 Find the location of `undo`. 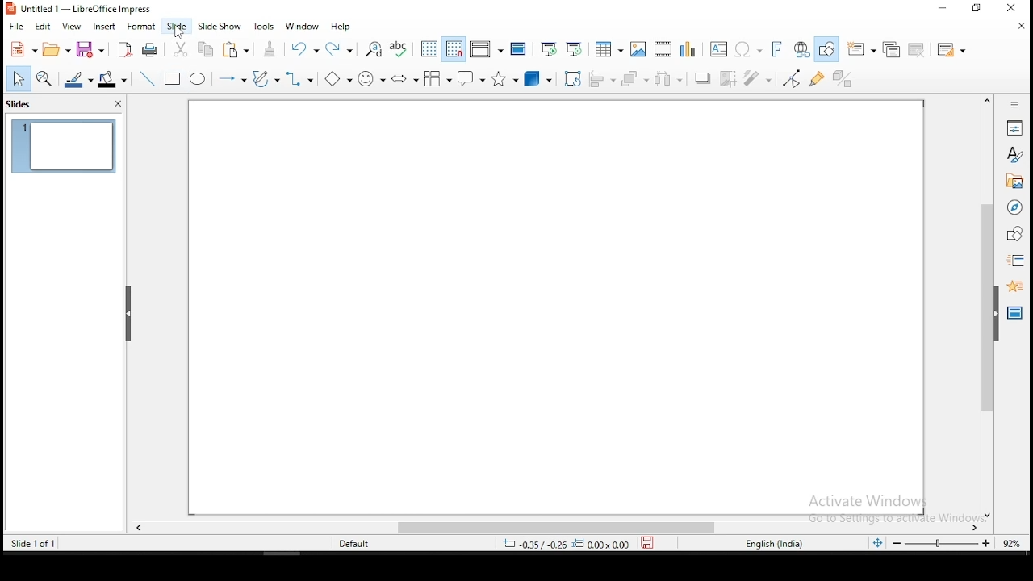

undo is located at coordinates (306, 51).